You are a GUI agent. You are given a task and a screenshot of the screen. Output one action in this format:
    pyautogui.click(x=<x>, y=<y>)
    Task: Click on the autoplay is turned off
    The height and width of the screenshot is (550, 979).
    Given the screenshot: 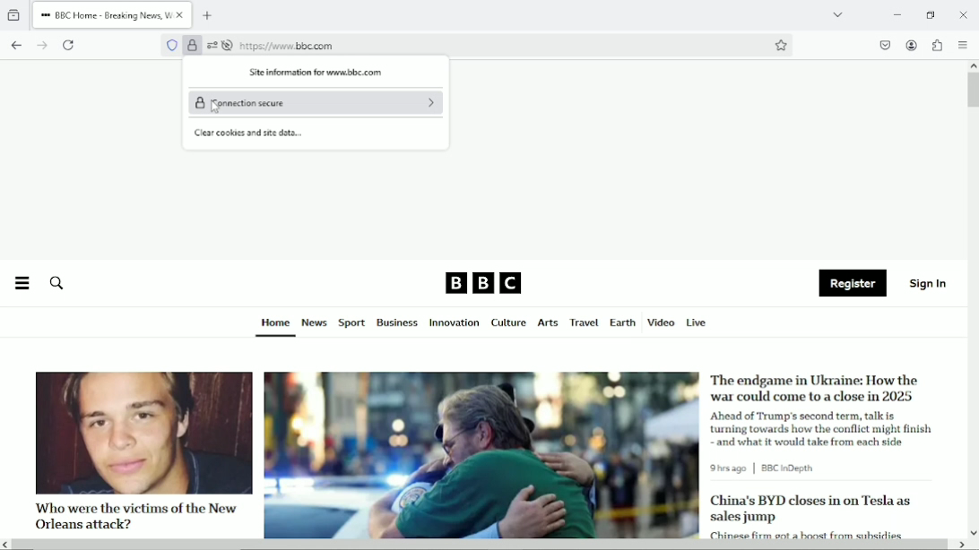 What is the action you would take?
    pyautogui.click(x=229, y=47)
    